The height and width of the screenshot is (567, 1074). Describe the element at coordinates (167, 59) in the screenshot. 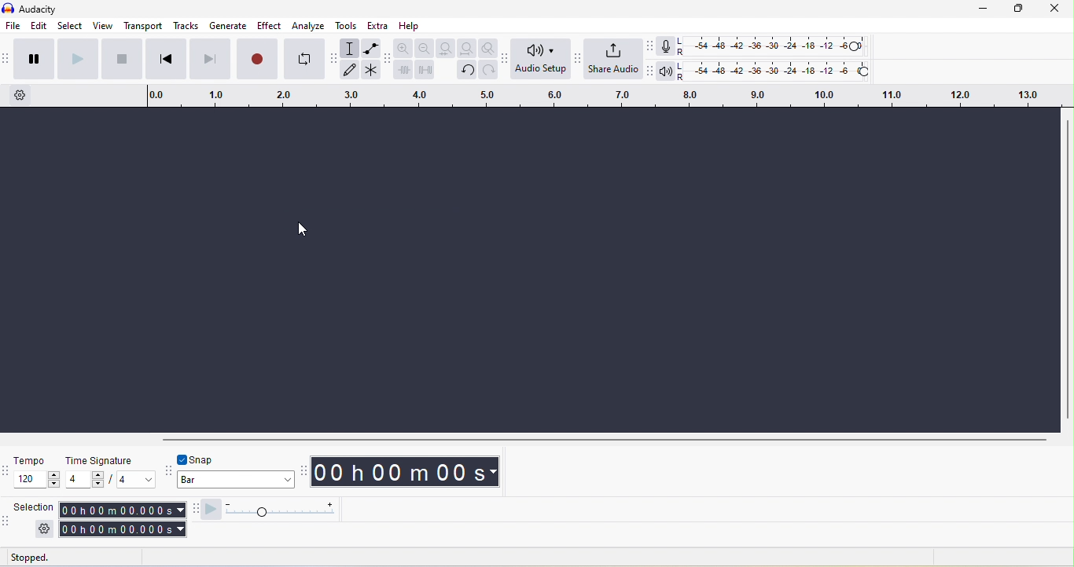

I see `skip to start` at that location.